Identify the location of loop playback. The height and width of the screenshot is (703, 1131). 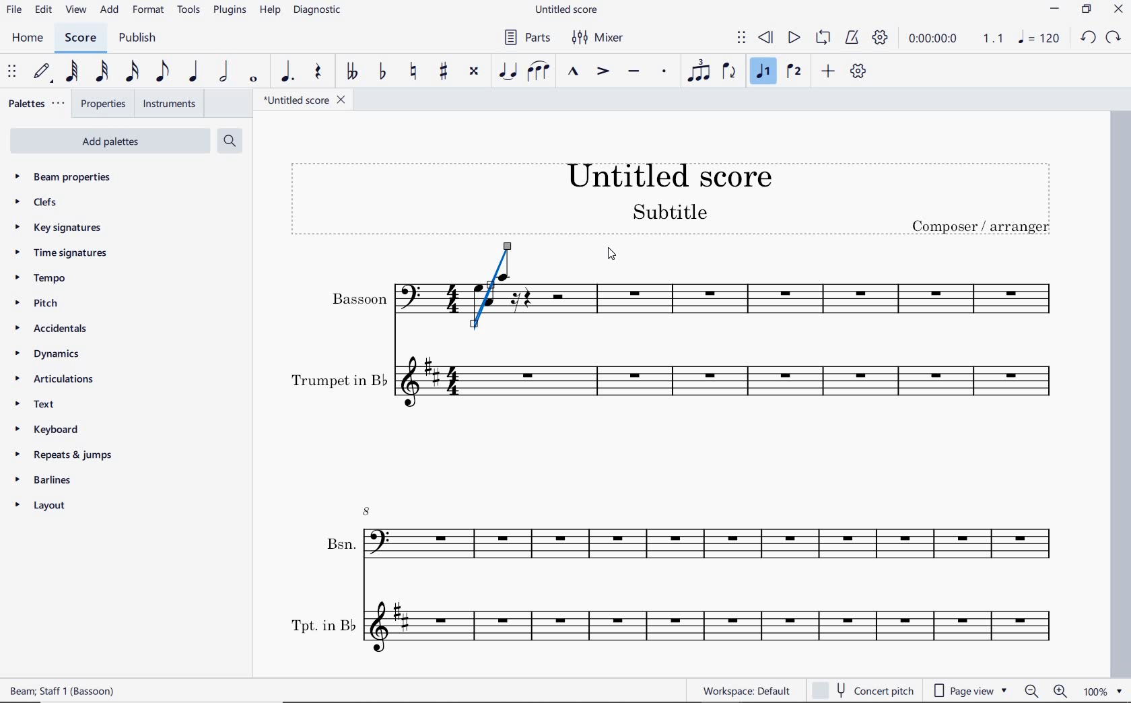
(823, 39).